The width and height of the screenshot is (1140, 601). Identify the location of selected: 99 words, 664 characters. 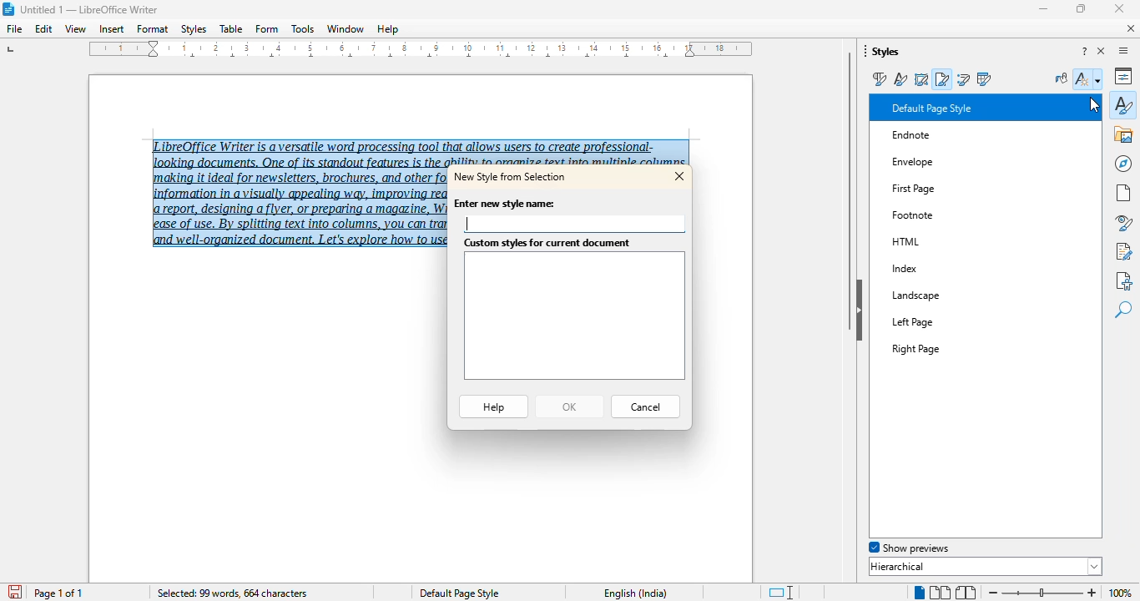
(231, 593).